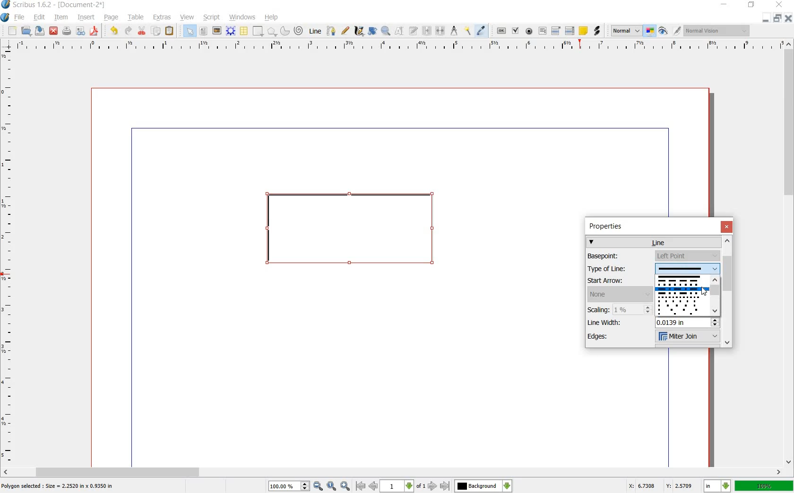 The image size is (794, 493). Describe the element at coordinates (142, 31) in the screenshot. I see `CUT` at that location.